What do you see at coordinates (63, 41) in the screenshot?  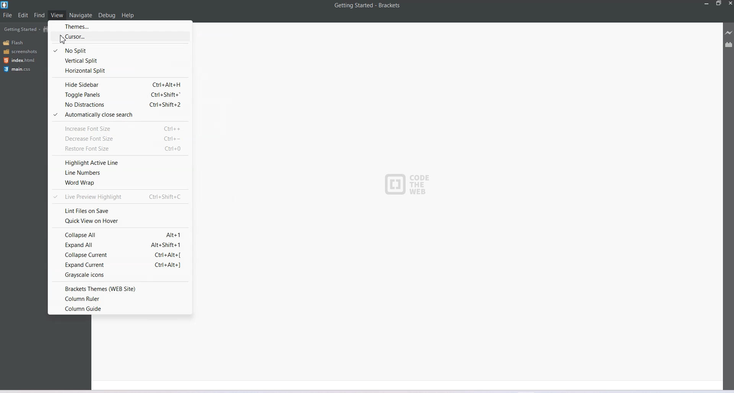 I see `Cursor` at bounding box center [63, 41].